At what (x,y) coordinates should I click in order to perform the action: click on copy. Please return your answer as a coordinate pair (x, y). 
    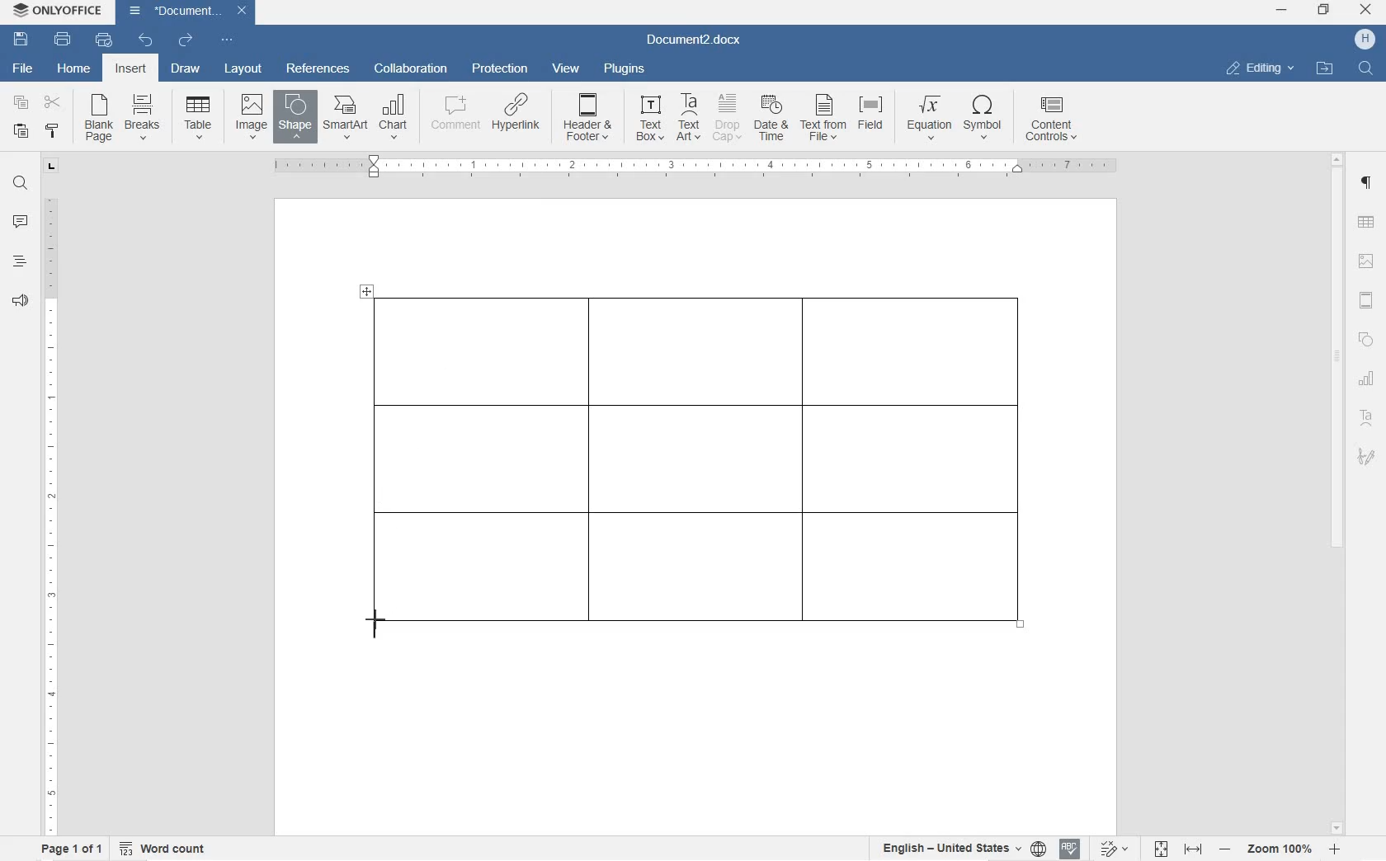
    Looking at the image, I should click on (21, 105).